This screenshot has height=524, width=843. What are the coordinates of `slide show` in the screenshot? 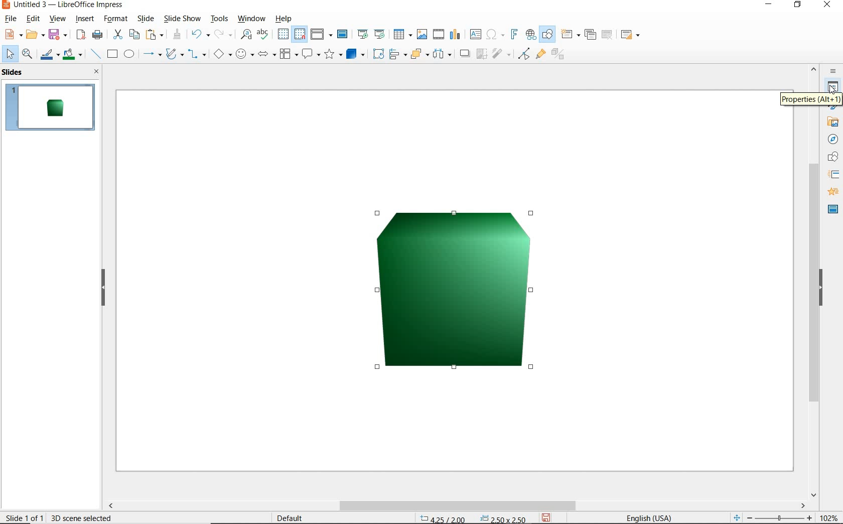 It's located at (184, 19).